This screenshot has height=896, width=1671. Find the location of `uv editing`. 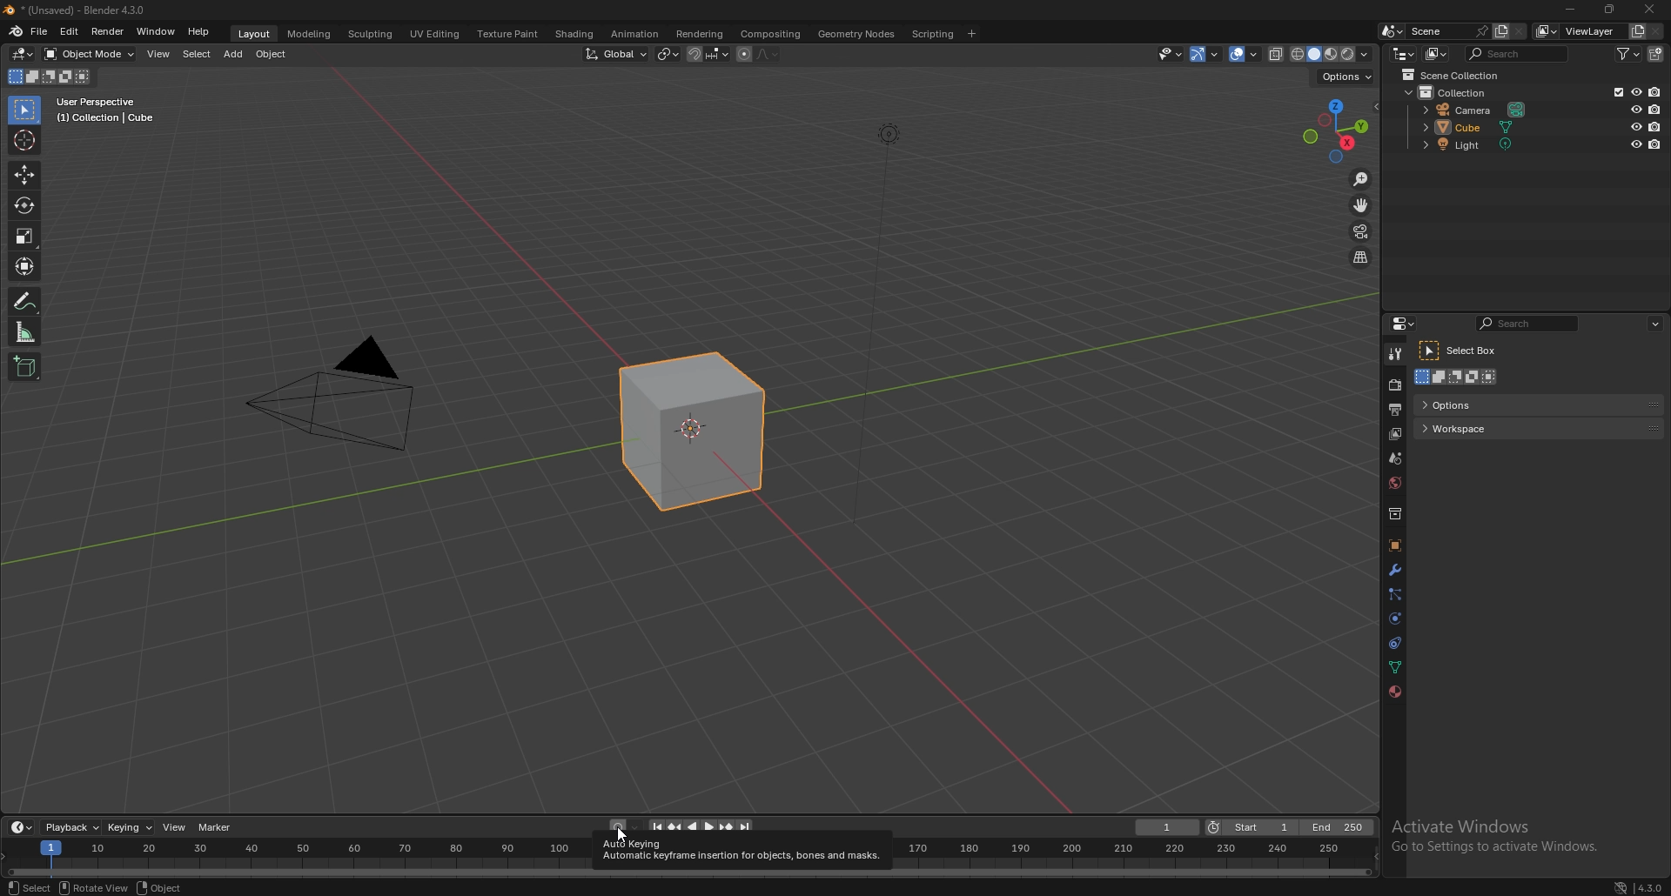

uv editing is located at coordinates (435, 34).